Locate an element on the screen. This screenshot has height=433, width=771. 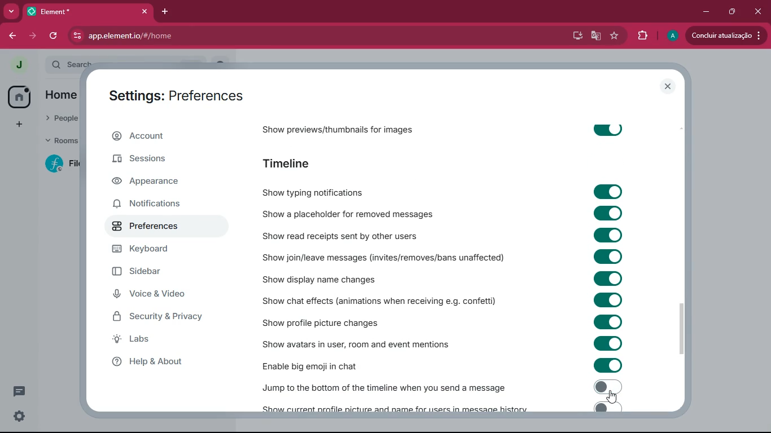
show read receipts sent by other users is located at coordinates (359, 235).